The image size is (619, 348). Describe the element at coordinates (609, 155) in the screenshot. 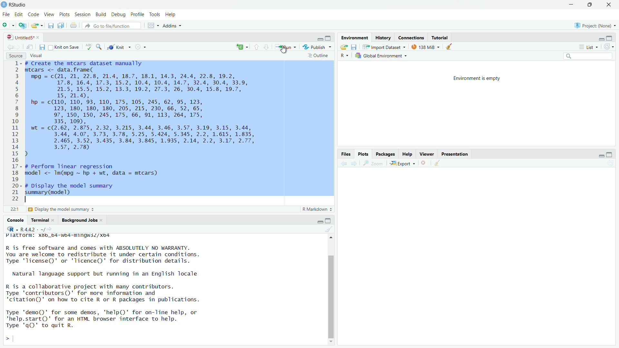

I see `maximize` at that location.